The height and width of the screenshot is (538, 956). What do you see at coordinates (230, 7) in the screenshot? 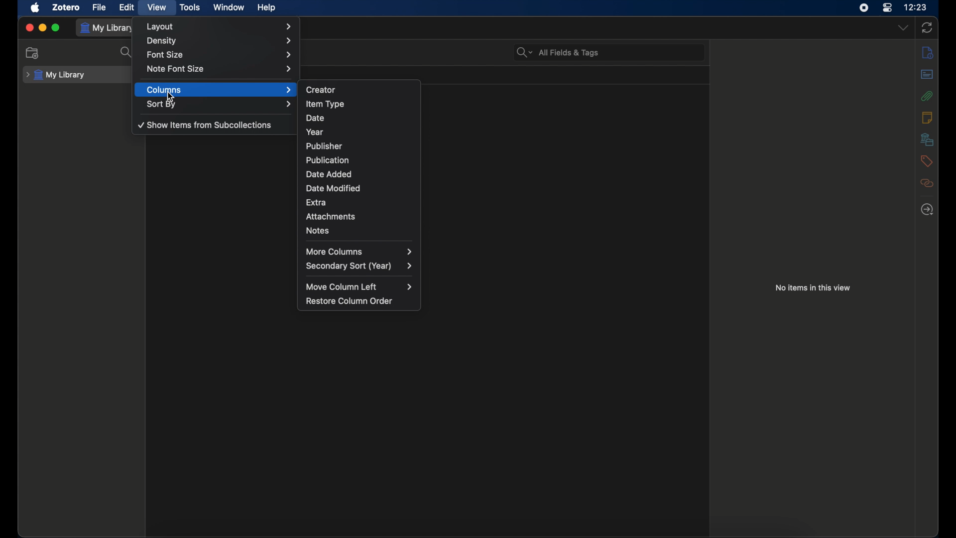
I see `window` at bounding box center [230, 7].